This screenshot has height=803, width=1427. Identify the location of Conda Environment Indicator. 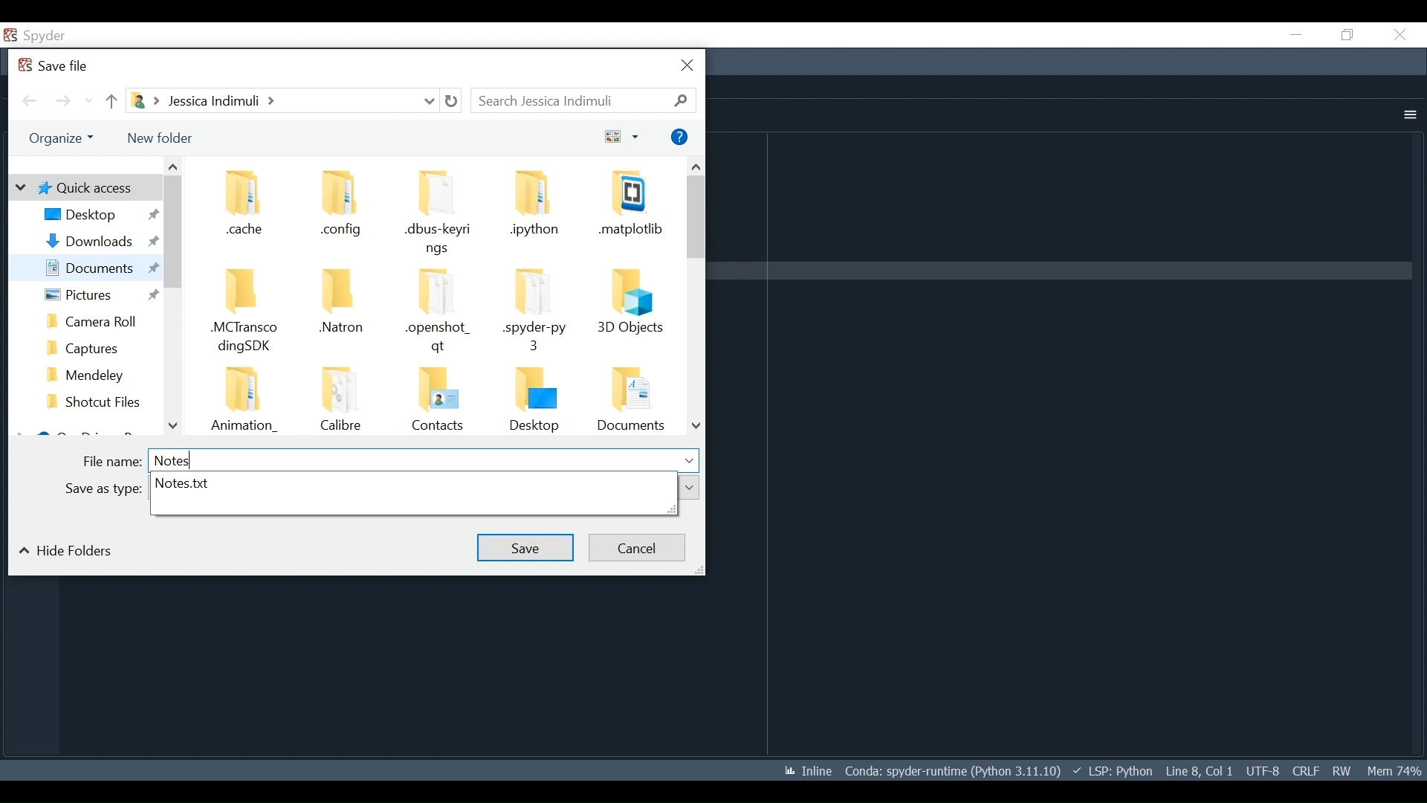
(951, 771).